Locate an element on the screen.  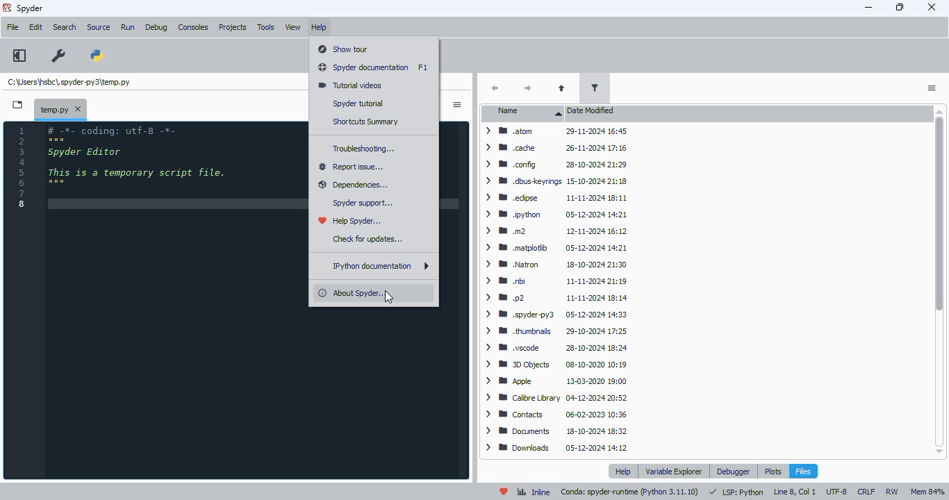
editor is located at coordinates (174, 301).